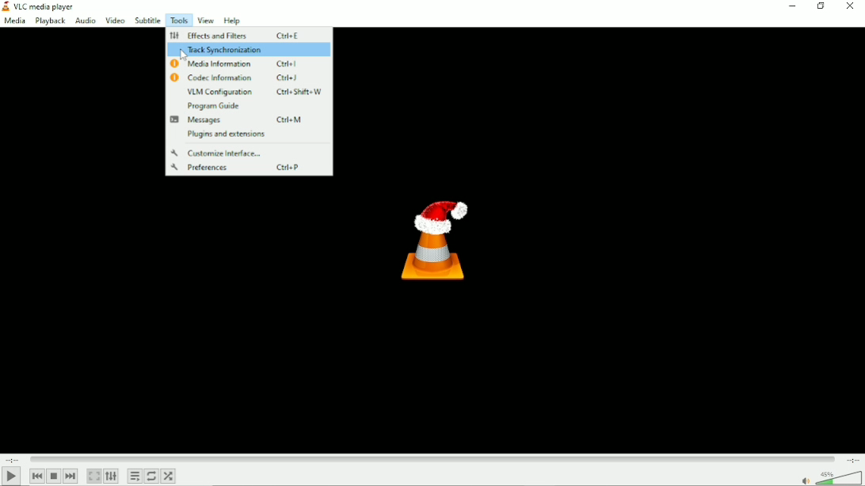  What do you see at coordinates (246, 78) in the screenshot?
I see `Codec information` at bounding box center [246, 78].